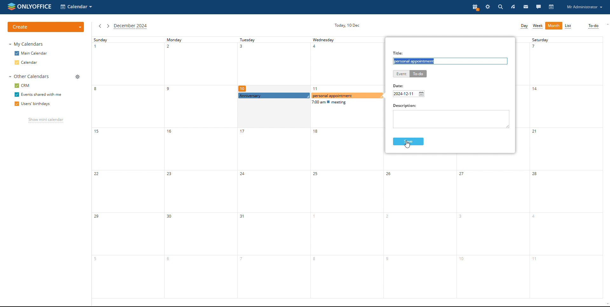 The height and width of the screenshot is (307, 610). What do you see at coordinates (33, 104) in the screenshot?
I see `users' birthdays` at bounding box center [33, 104].